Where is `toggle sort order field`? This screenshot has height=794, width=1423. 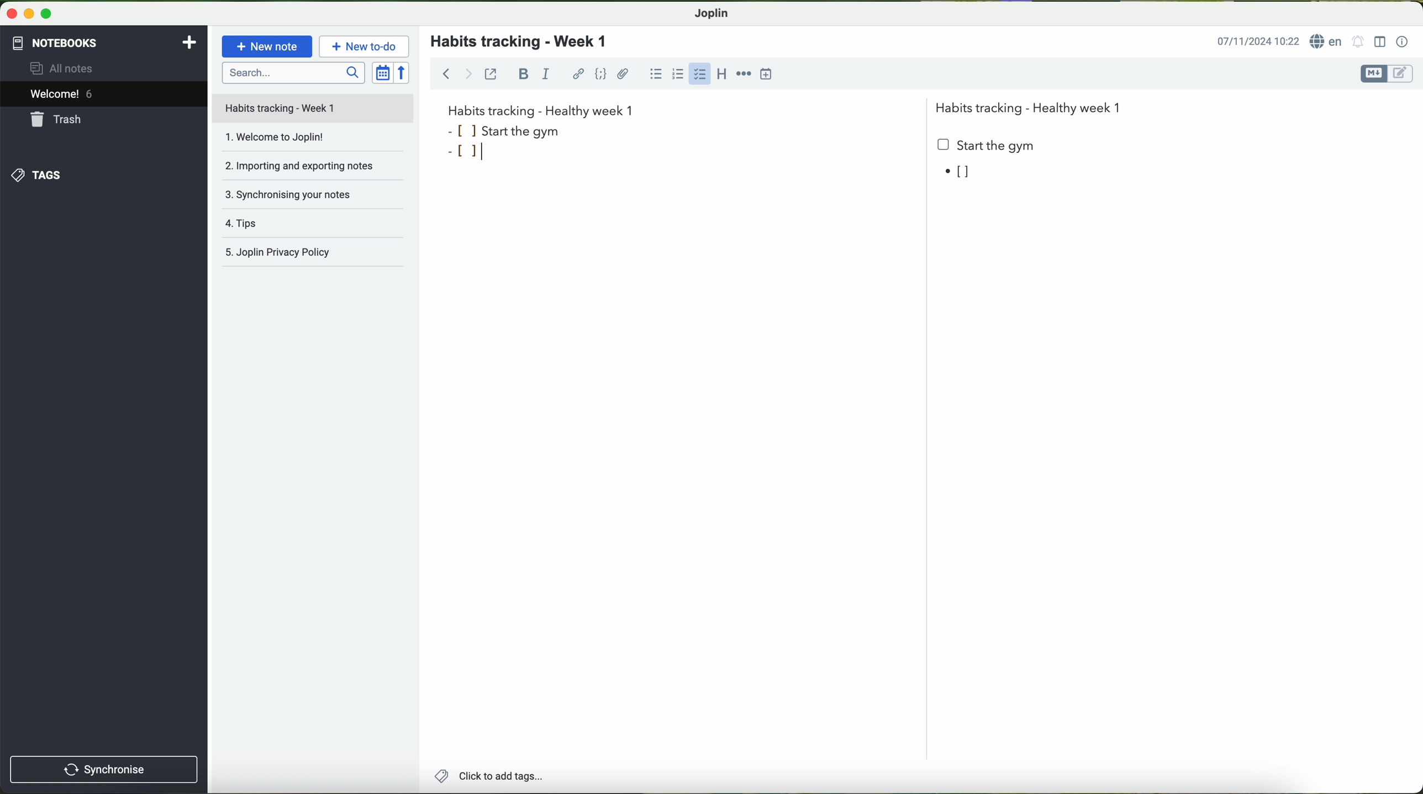
toggle sort order field is located at coordinates (382, 72).